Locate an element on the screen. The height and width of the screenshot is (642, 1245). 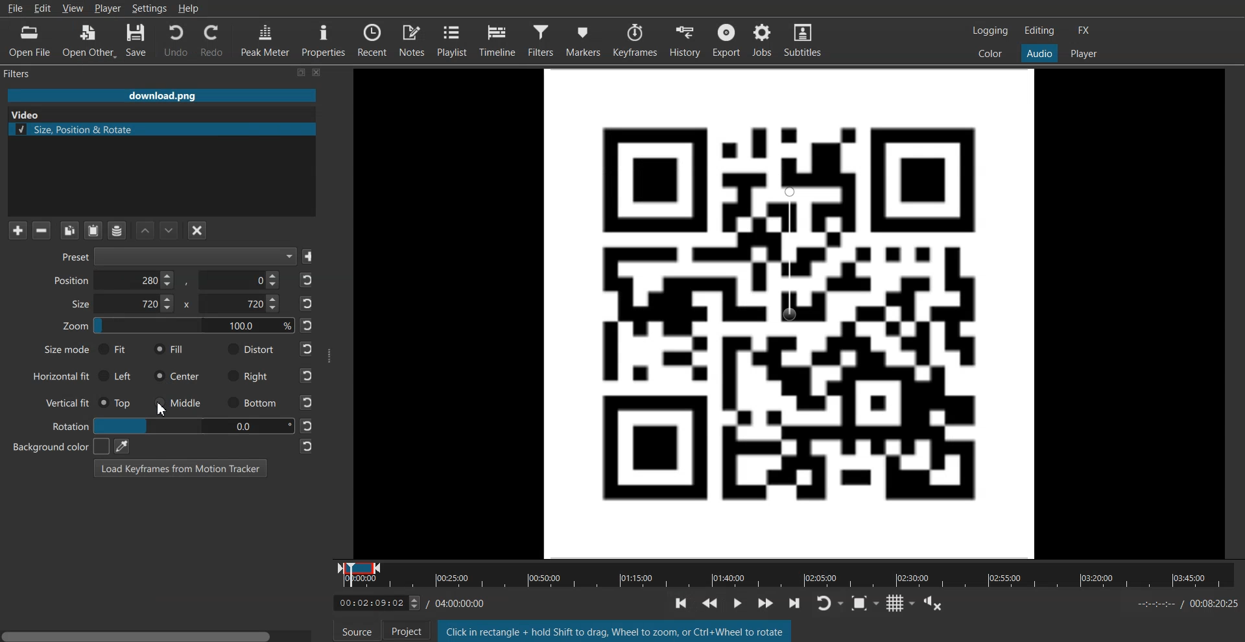
Open File is located at coordinates (27, 40).